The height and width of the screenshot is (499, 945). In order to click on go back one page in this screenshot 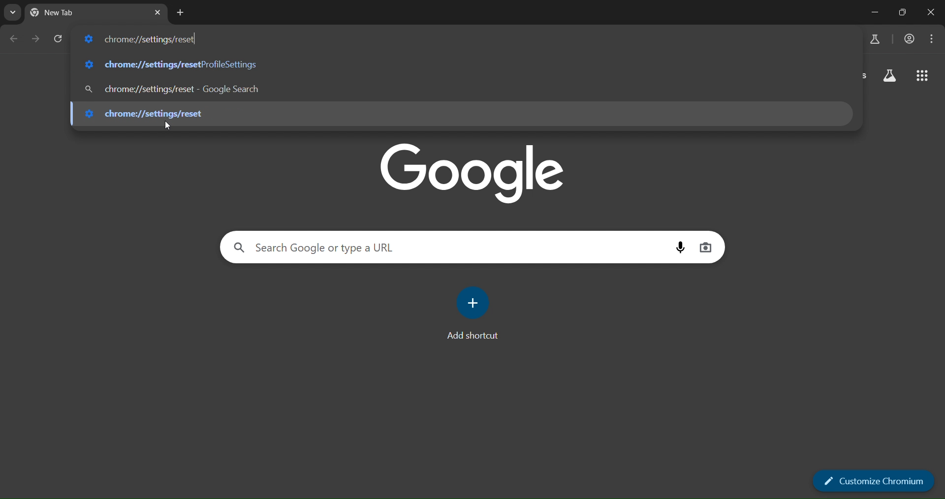, I will do `click(15, 38)`.